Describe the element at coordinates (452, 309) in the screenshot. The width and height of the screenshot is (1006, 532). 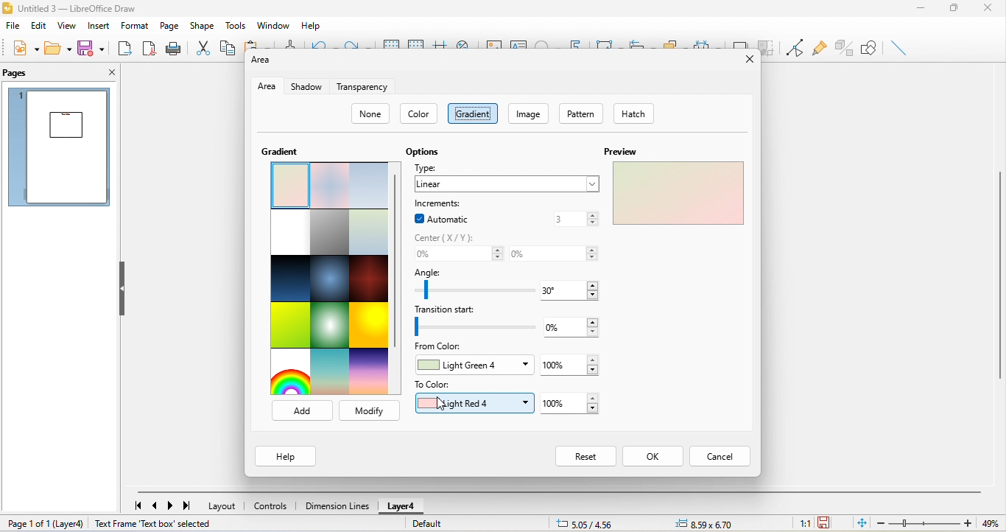
I see `transition start` at that location.